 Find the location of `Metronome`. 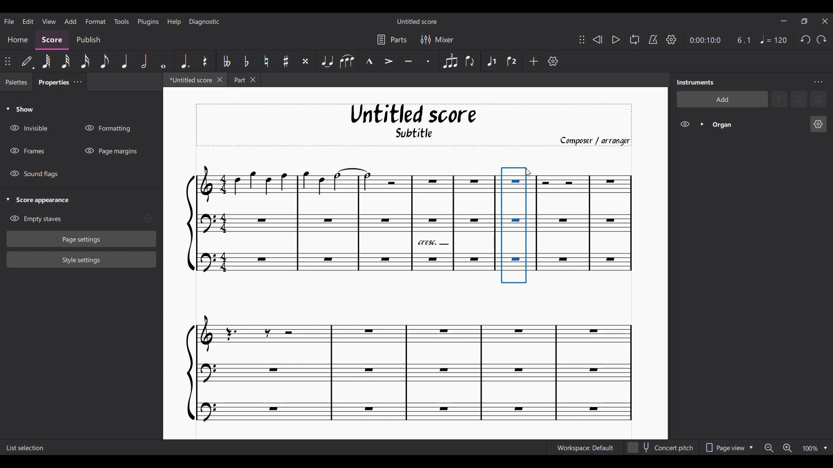

Metronome is located at coordinates (653, 40).